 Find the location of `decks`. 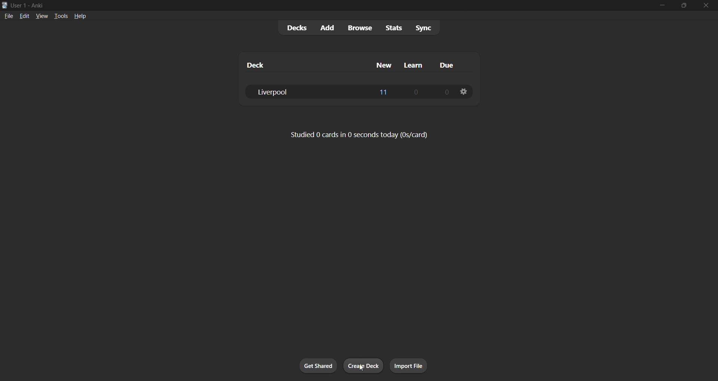

decks is located at coordinates (294, 27).